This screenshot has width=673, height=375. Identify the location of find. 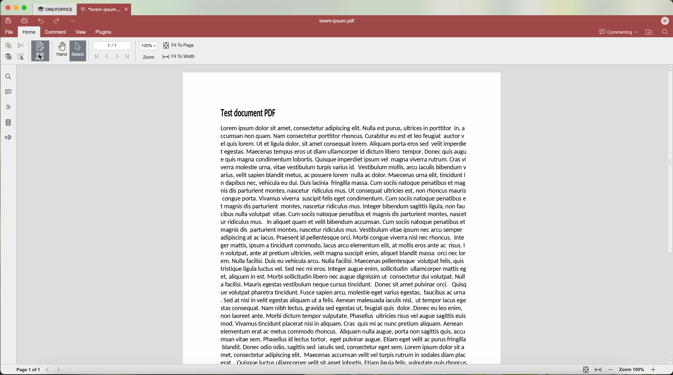
(8, 77).